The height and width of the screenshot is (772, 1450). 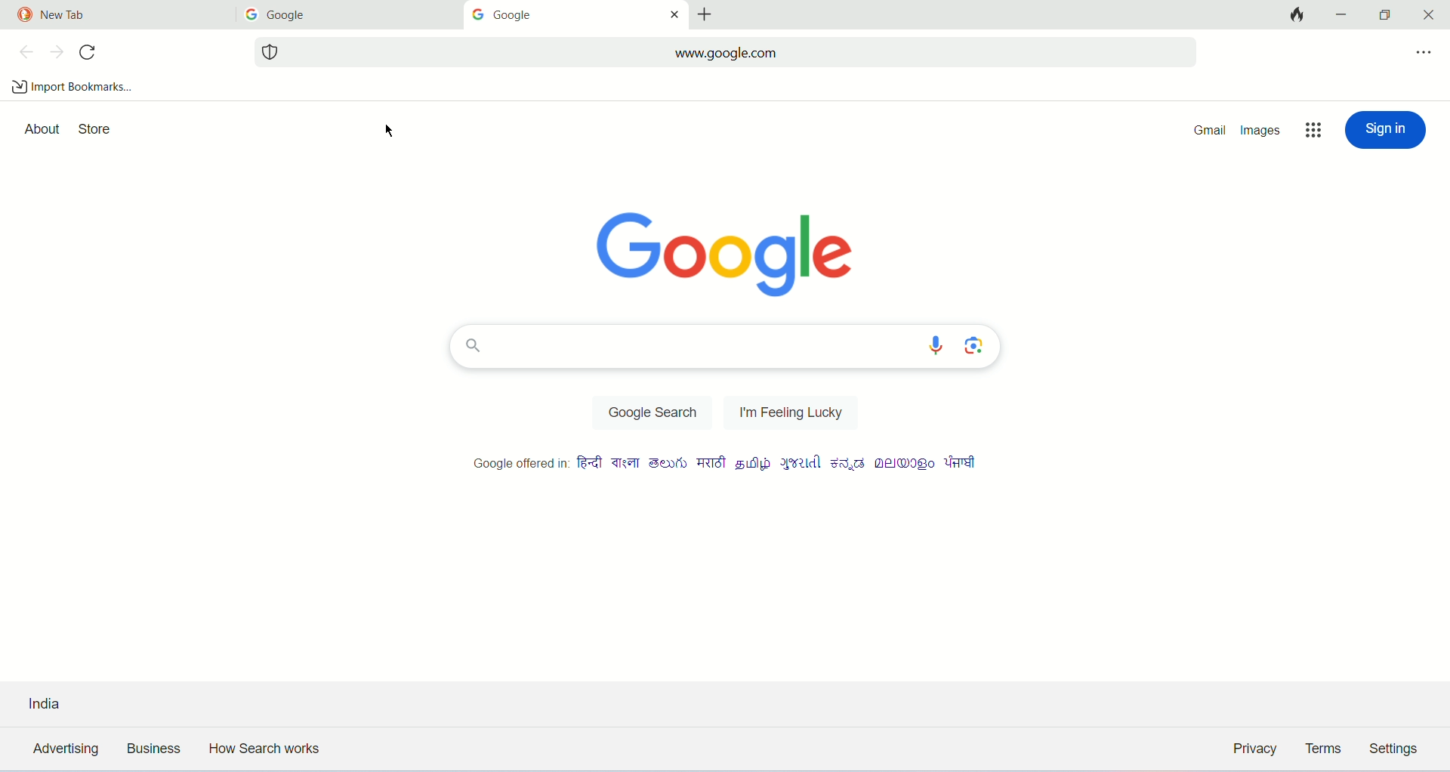 What do you see at coordinates (1263, 130) in the screenshot?
I see `images` at bounding box center [1263, 130].